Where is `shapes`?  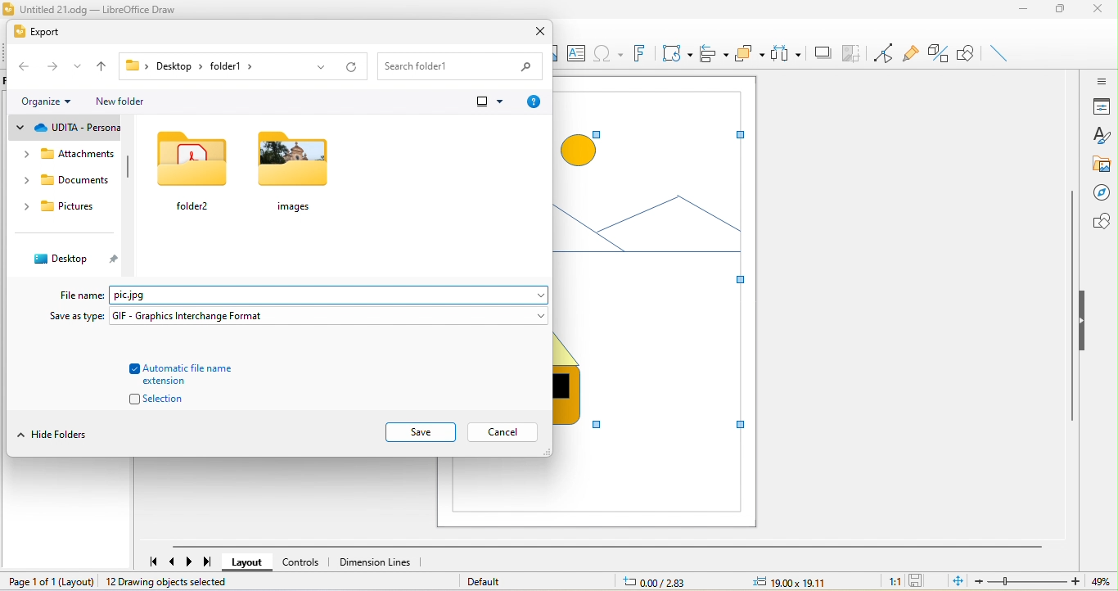 shapes is located at coordinates (1098, 222).